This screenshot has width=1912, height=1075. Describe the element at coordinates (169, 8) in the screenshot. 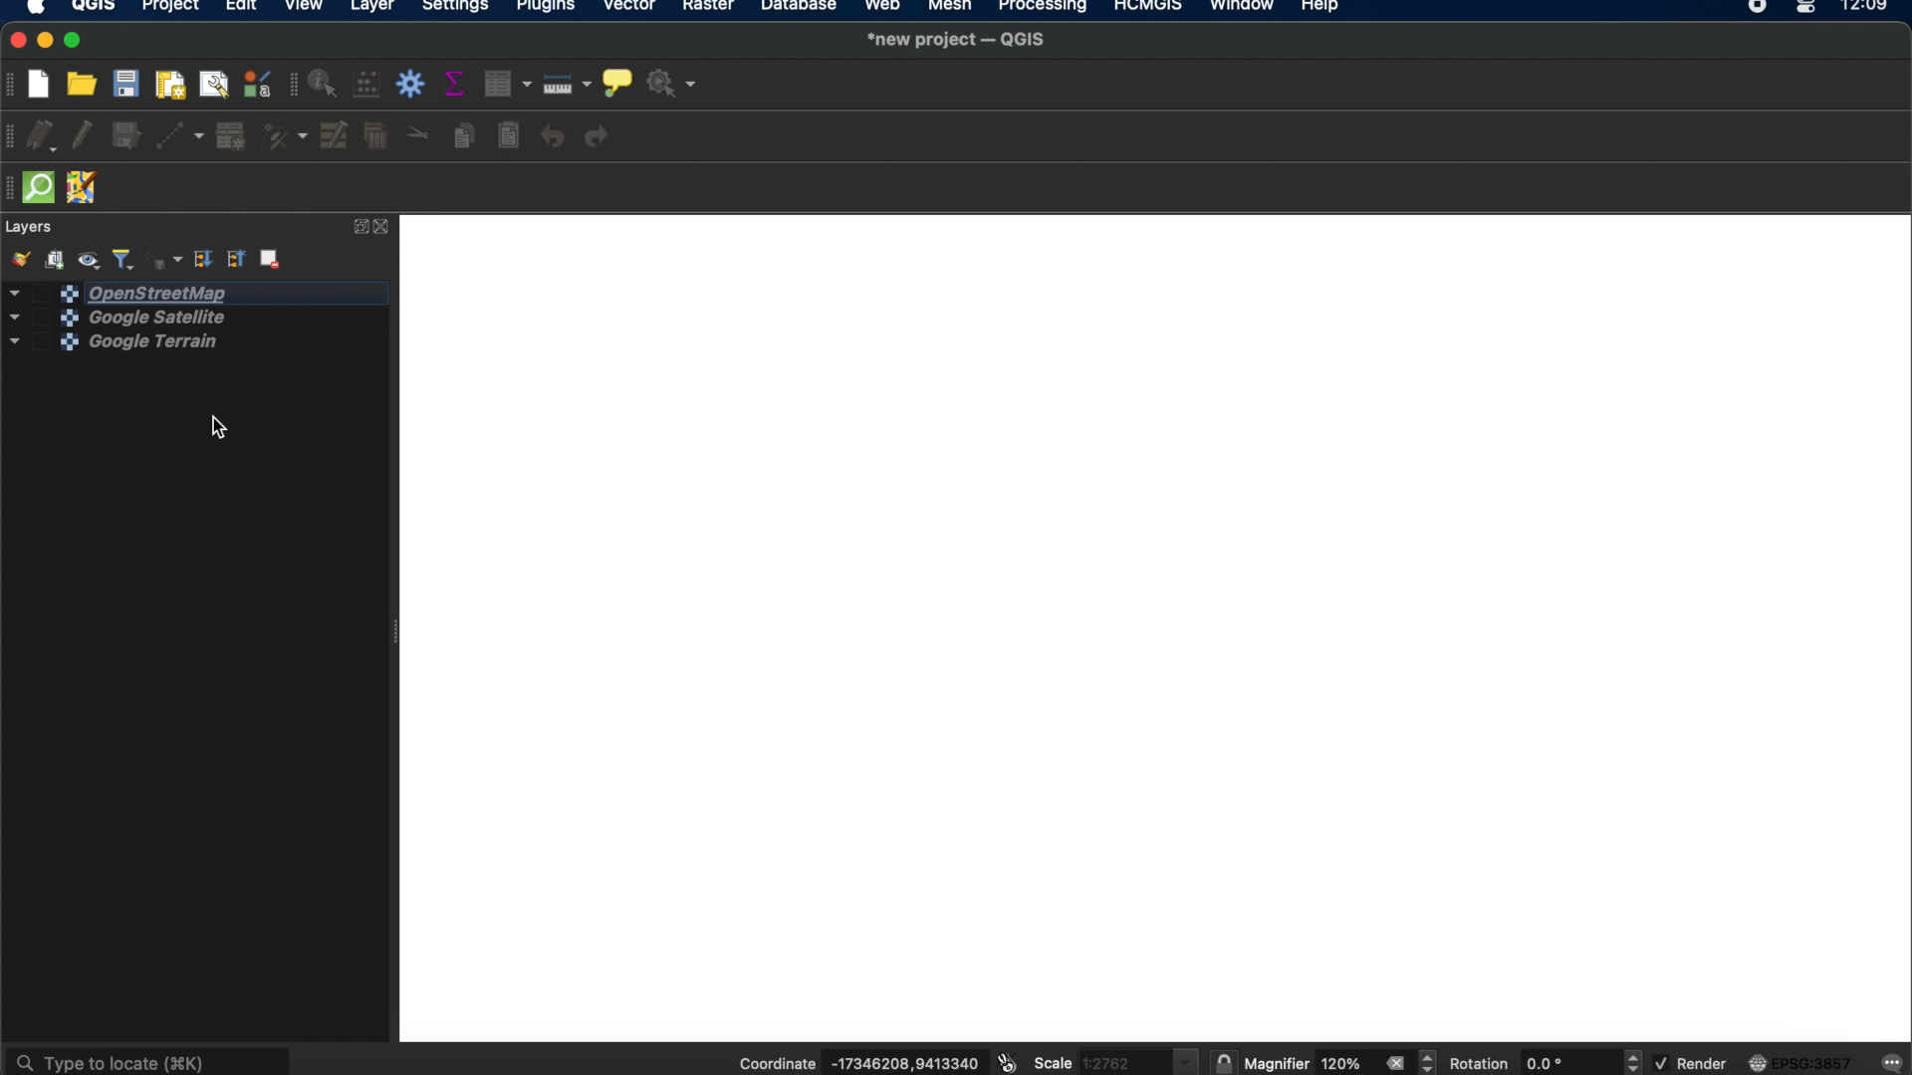

I see `project` at that location.